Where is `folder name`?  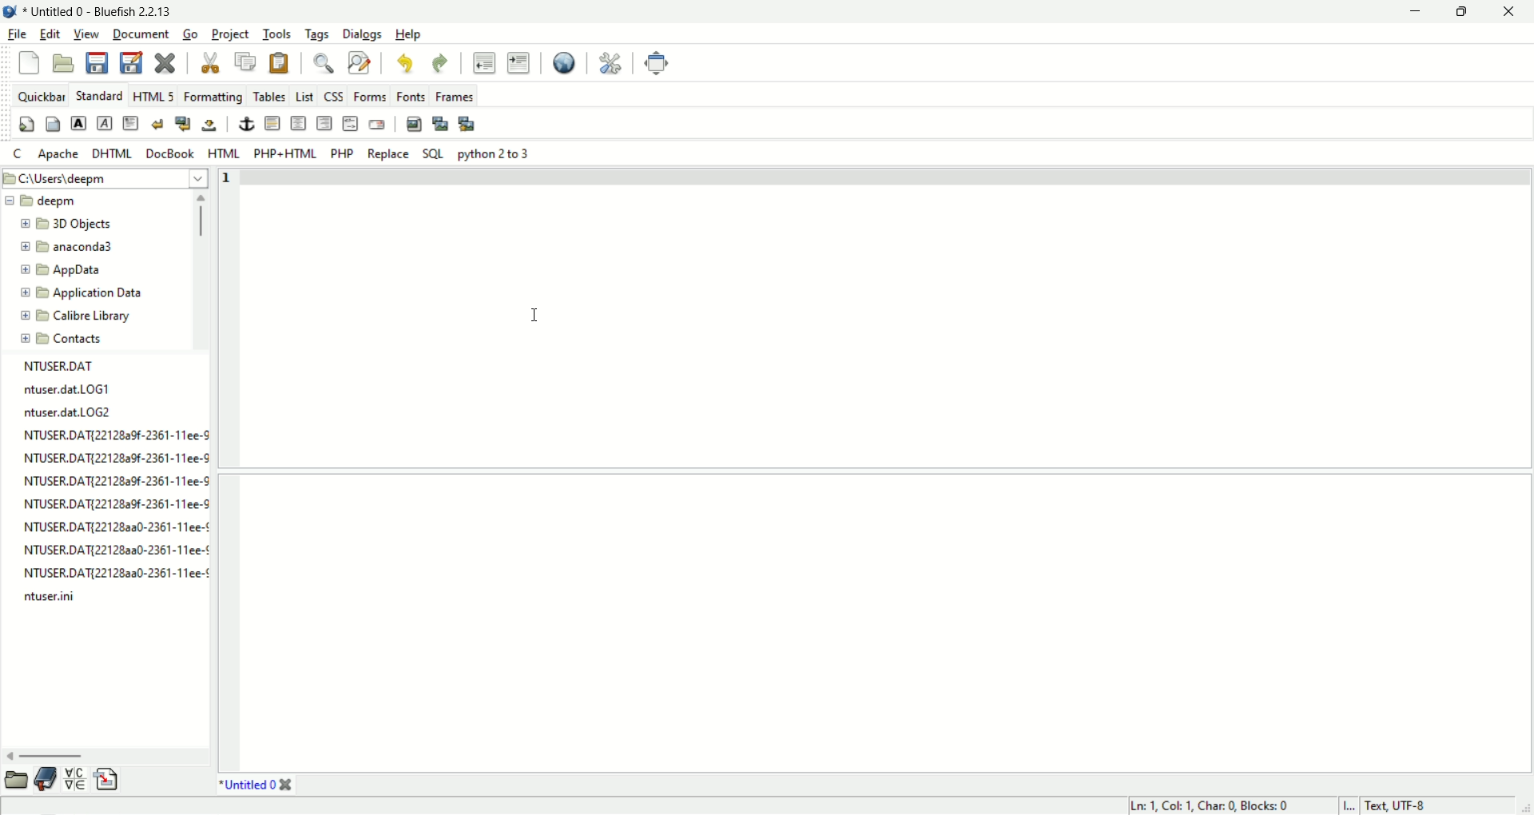
folder name is located at coordinates (65, 245).